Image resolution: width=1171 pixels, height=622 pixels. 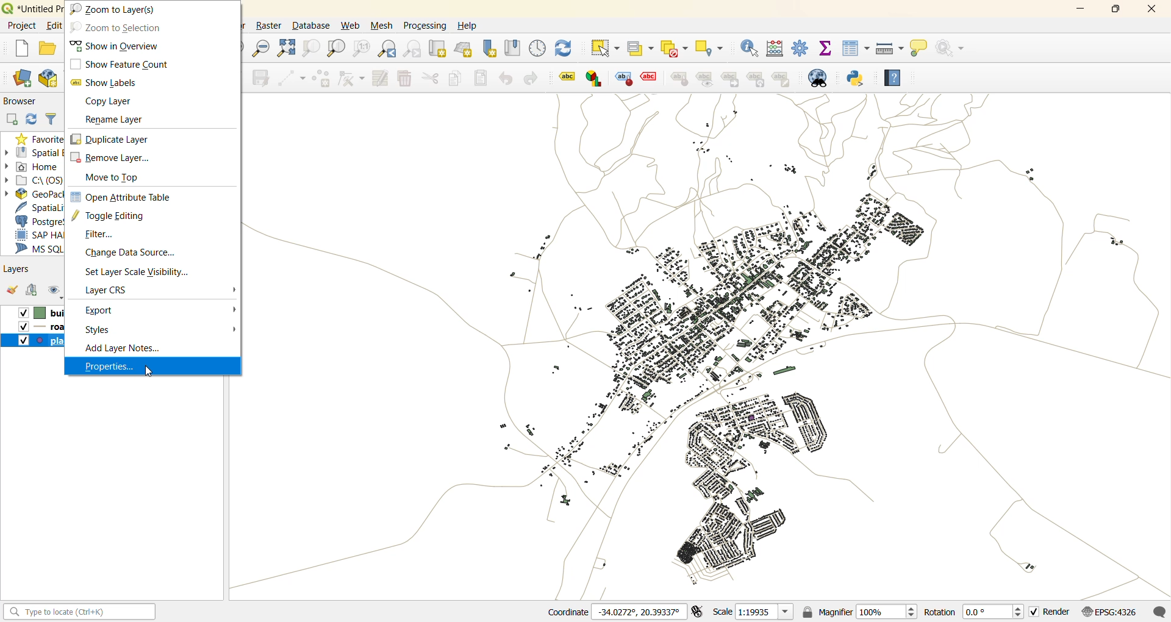 I want to click on select value, so click(x=643, y=49).